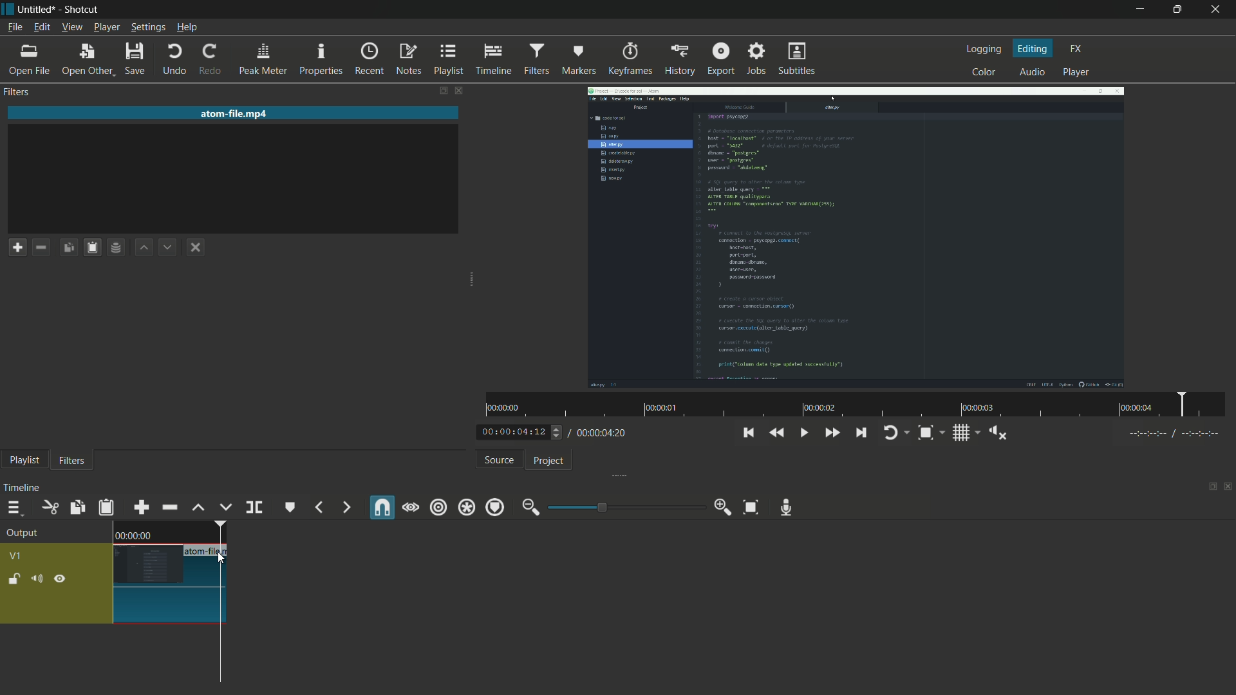  Describe the element at coordinates (462, 92) in the screenshot. I see `close filter` at that location.